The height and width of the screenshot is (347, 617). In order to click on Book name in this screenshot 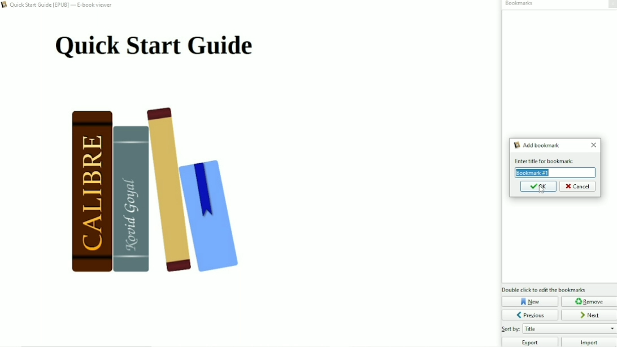, I will do `click(63, 6)`.